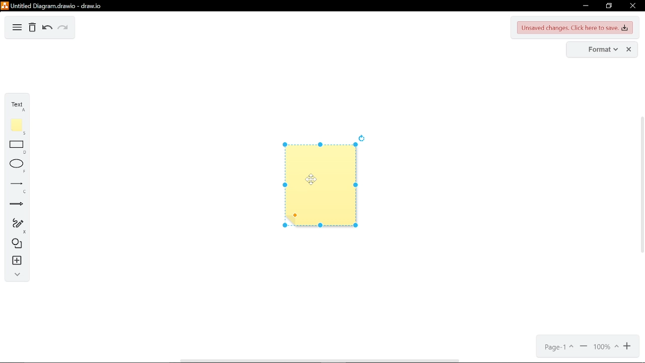 The image size is (645, 363). What do you see at coordinates (15, 186) in the screenshot?
I see `lines` at bounding box center [15, 186].